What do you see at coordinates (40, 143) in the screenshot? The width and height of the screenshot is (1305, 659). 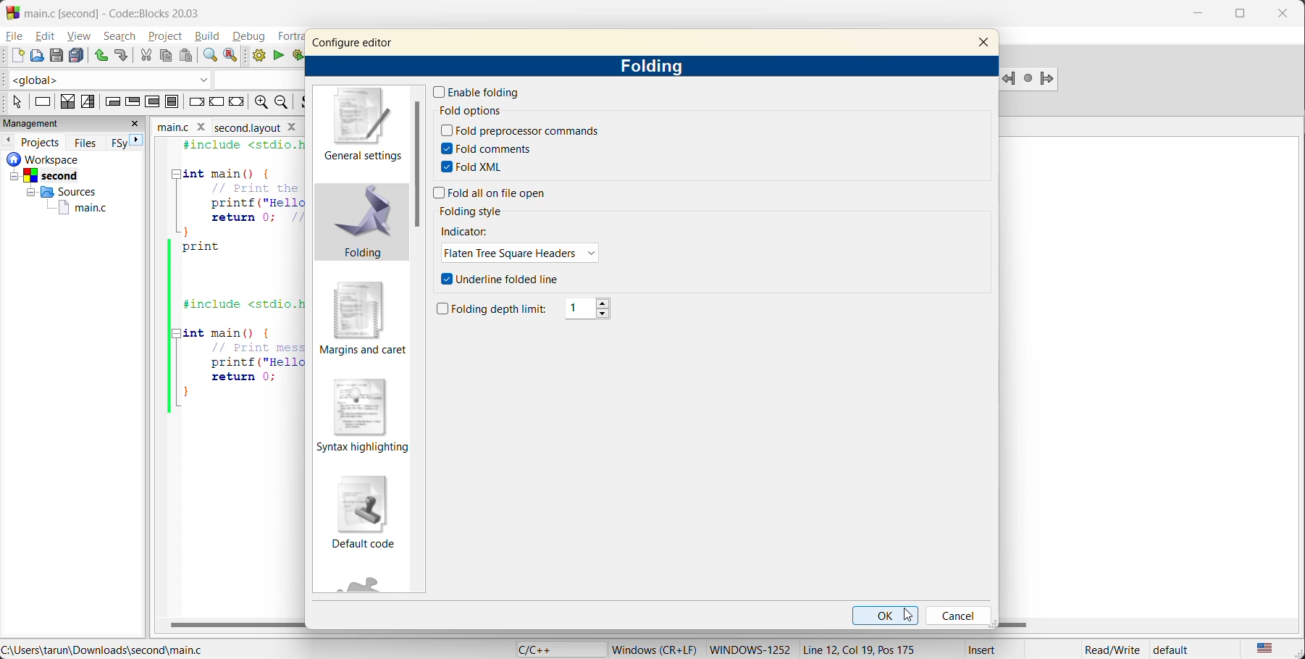 I see `projects` at bounding box center [40, 143].